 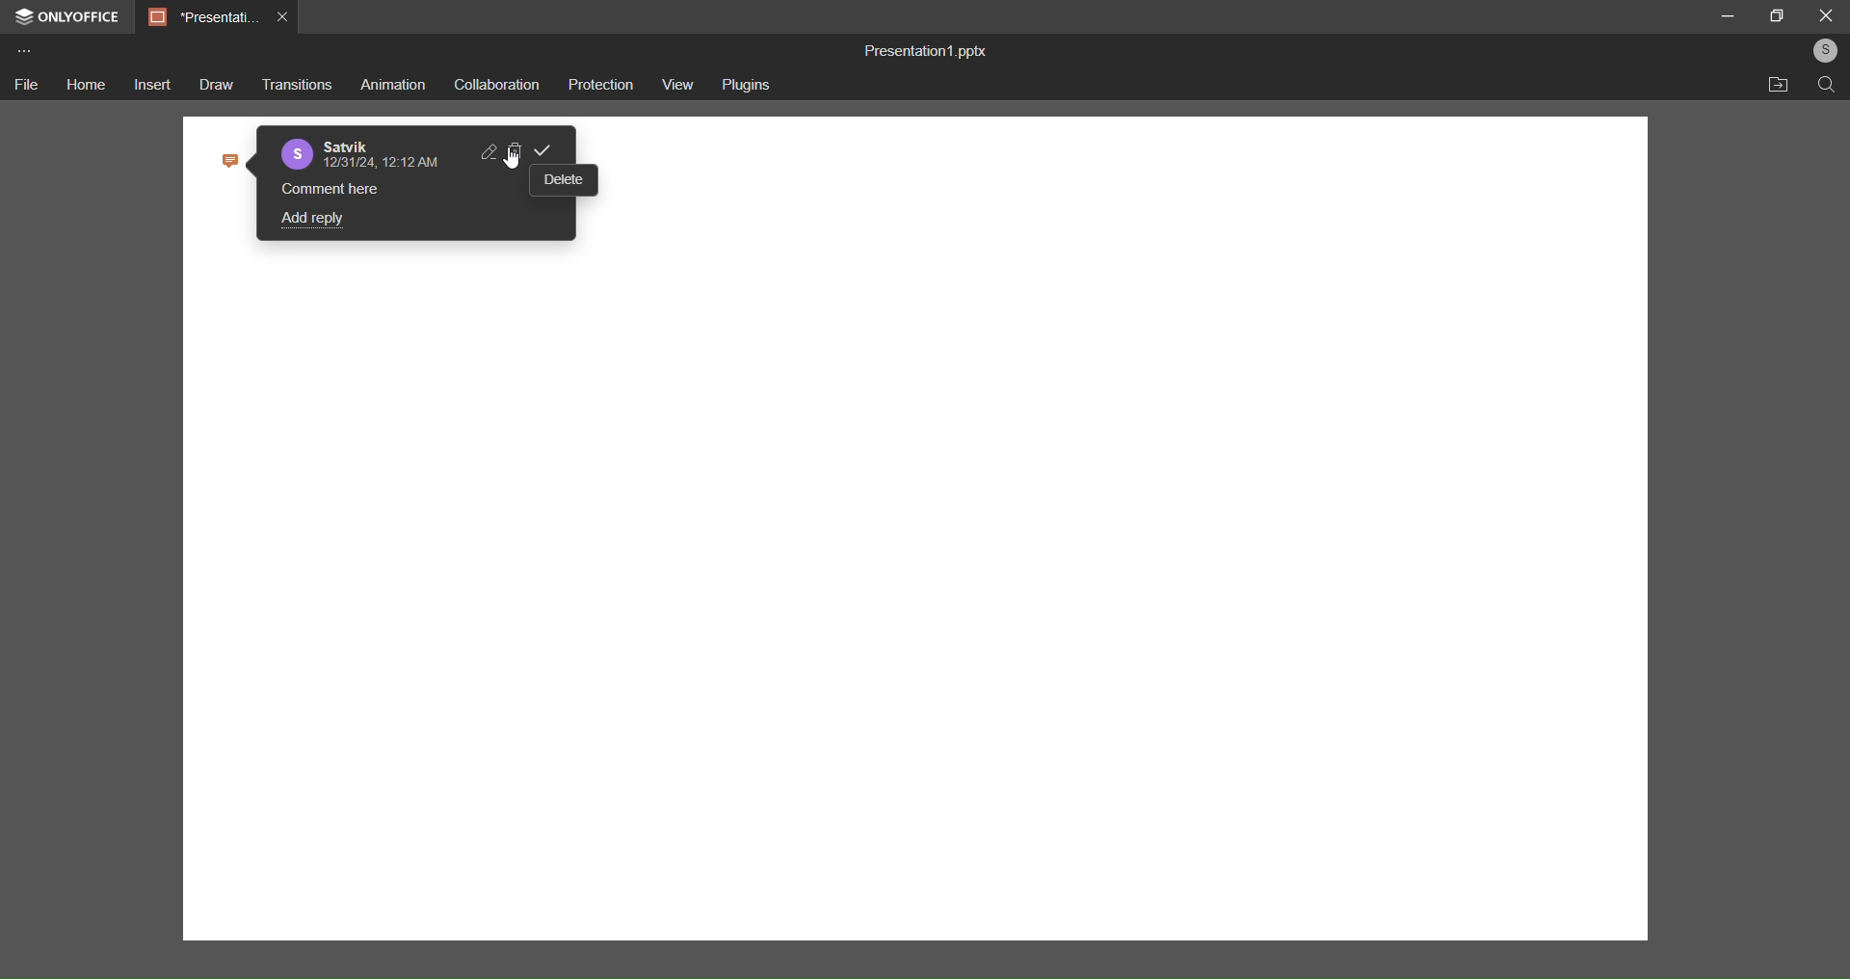 I want to click on search, so click(x=1823, y=86).